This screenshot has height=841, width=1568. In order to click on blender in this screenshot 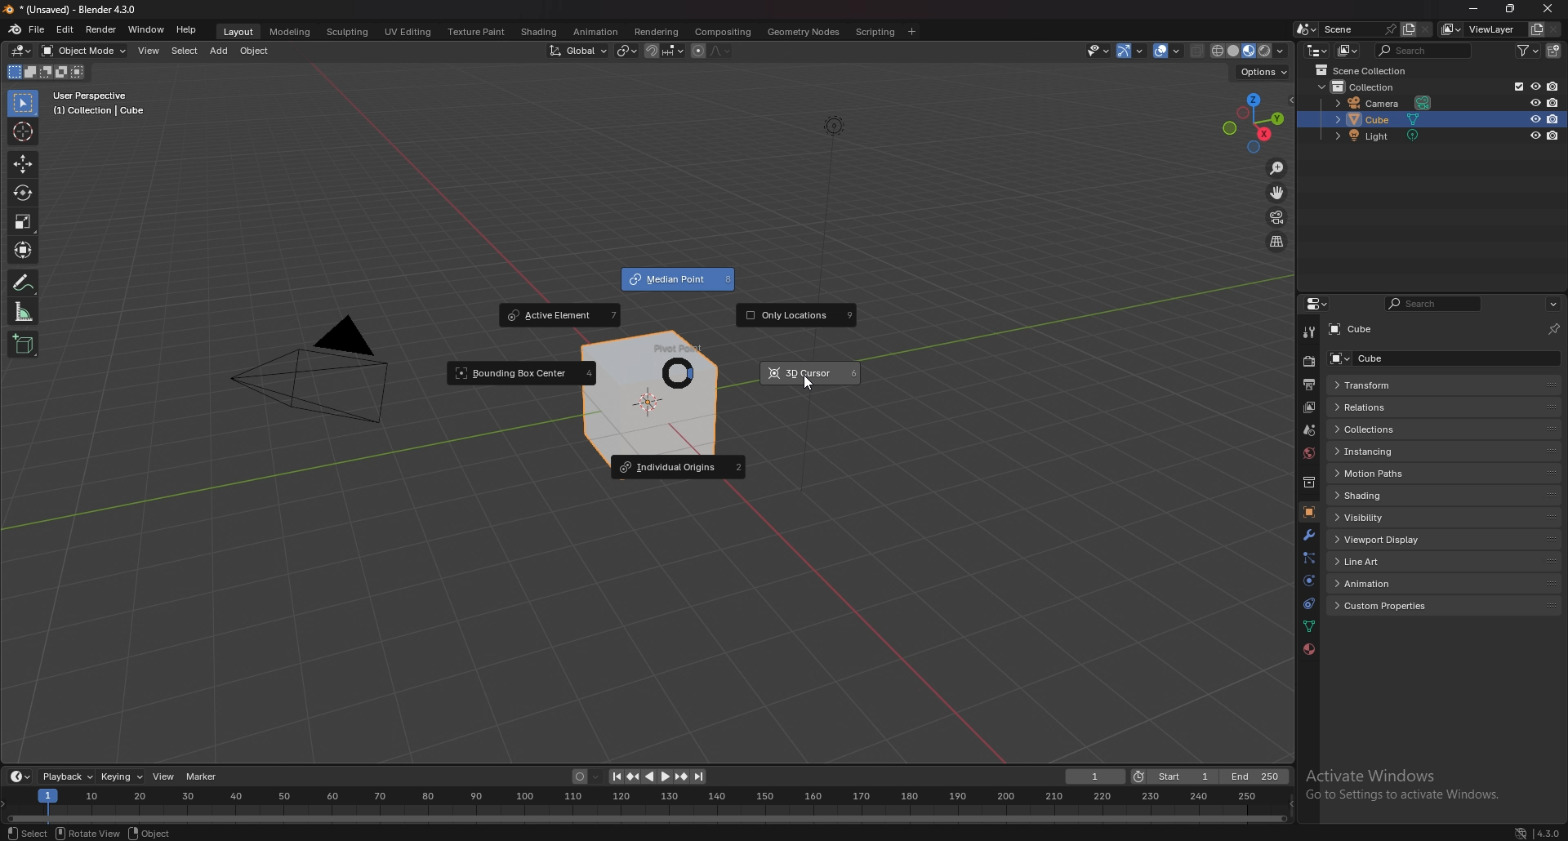, I will do `click(13, 30)`.